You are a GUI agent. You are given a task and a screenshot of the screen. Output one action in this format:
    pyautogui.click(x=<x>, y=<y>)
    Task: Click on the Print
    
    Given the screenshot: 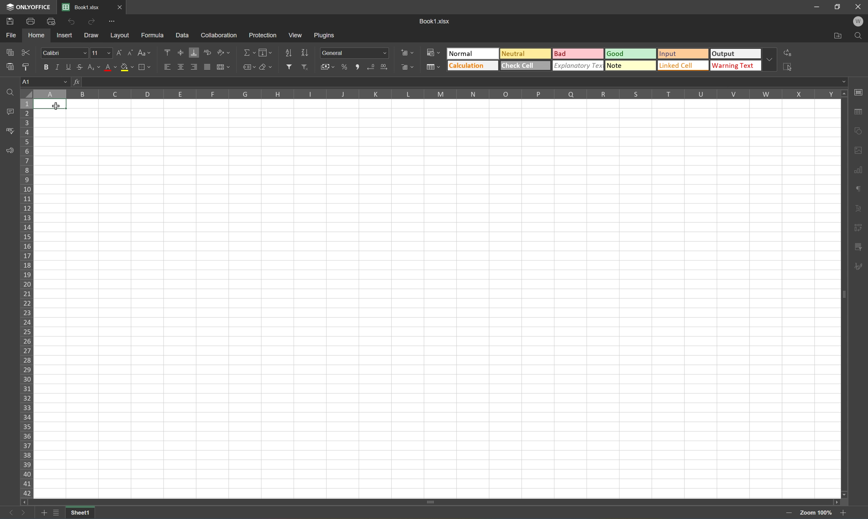 What is the action you would take?
    pyautogui.click(x=30, y=22)
    